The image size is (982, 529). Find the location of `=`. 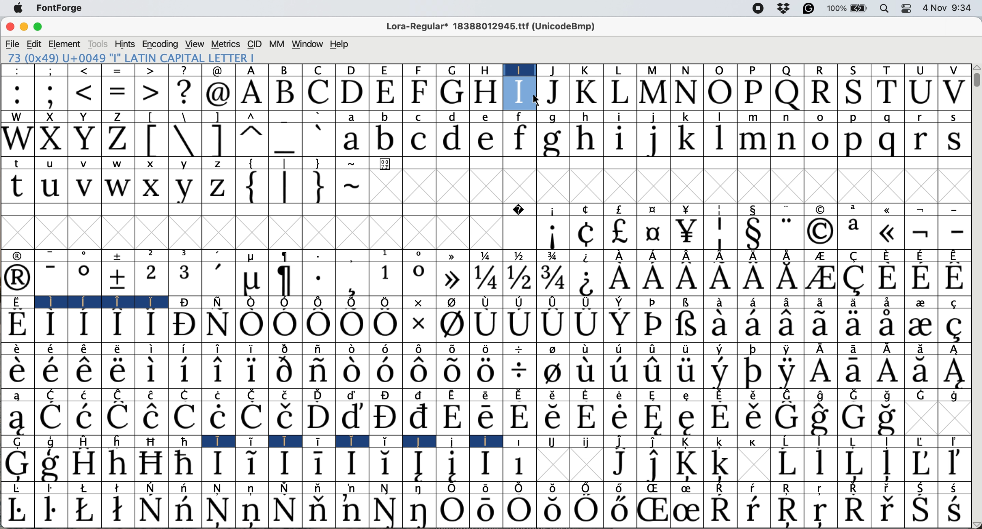

= is located at coordinates (119, 71).